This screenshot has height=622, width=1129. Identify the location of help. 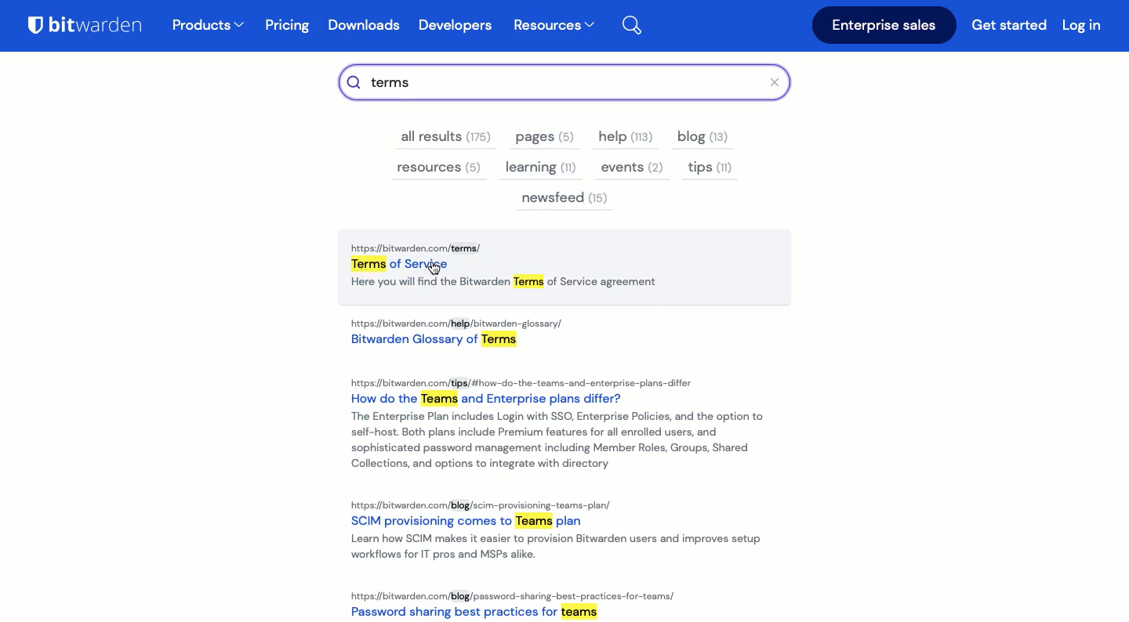
(626, 137).